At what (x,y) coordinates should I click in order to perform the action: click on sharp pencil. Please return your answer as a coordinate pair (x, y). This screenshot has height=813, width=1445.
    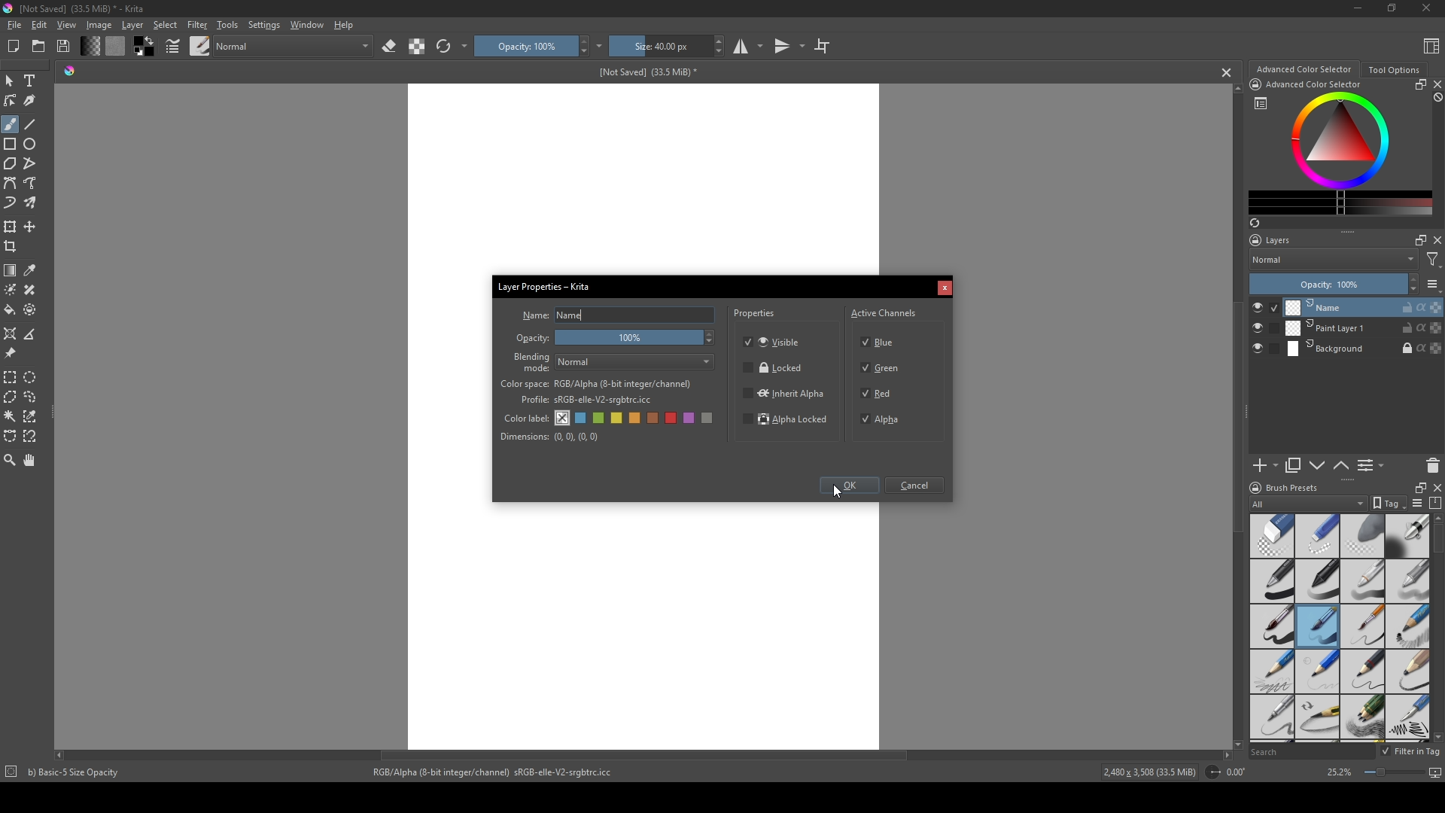
    Looking at the image, I should click on (1271, 718).